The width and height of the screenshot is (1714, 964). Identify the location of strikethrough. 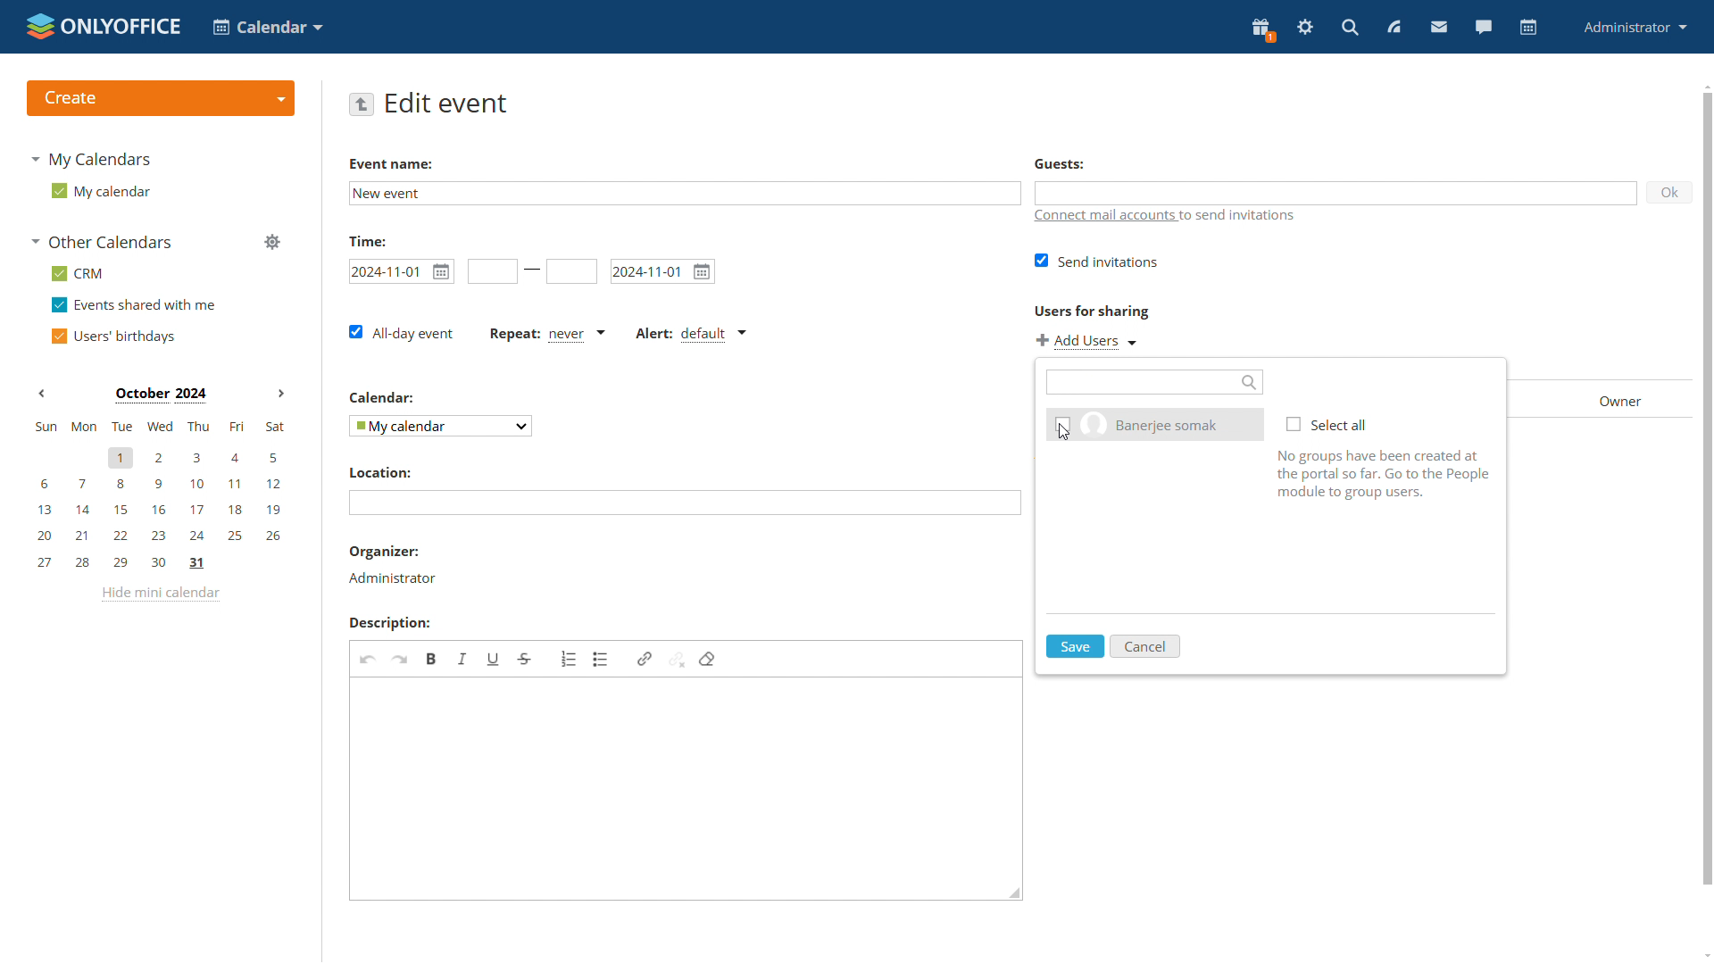
(524, 659).